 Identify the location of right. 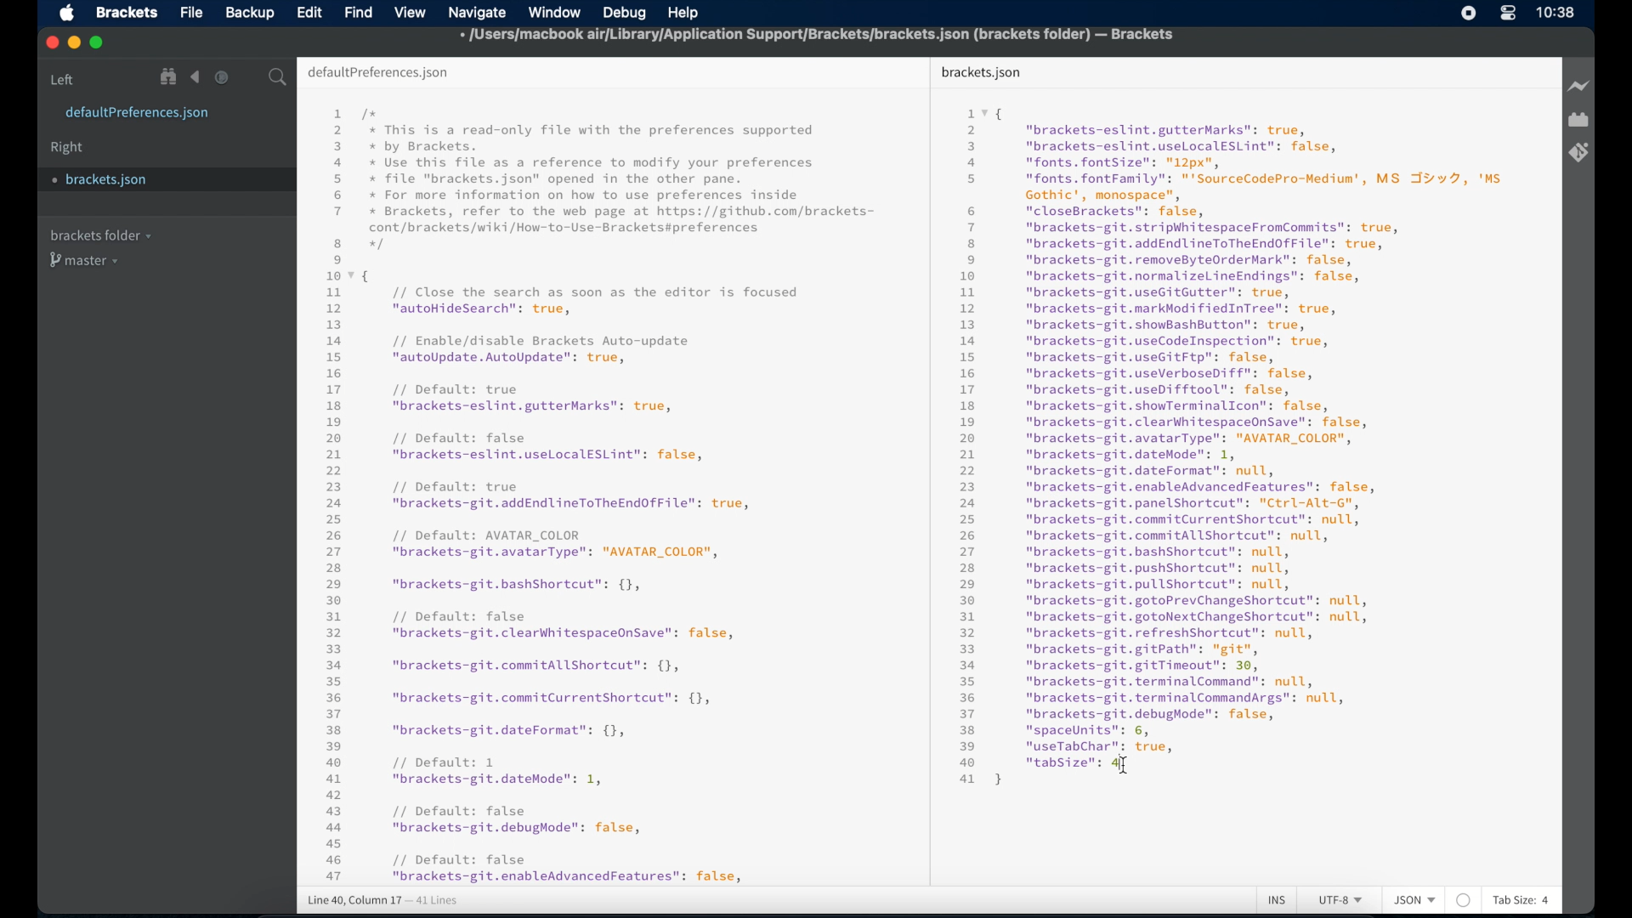
(67, 148).